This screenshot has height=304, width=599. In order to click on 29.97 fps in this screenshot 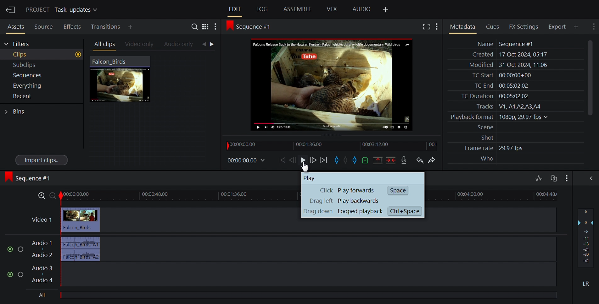, I will do `click(513, 149)`.